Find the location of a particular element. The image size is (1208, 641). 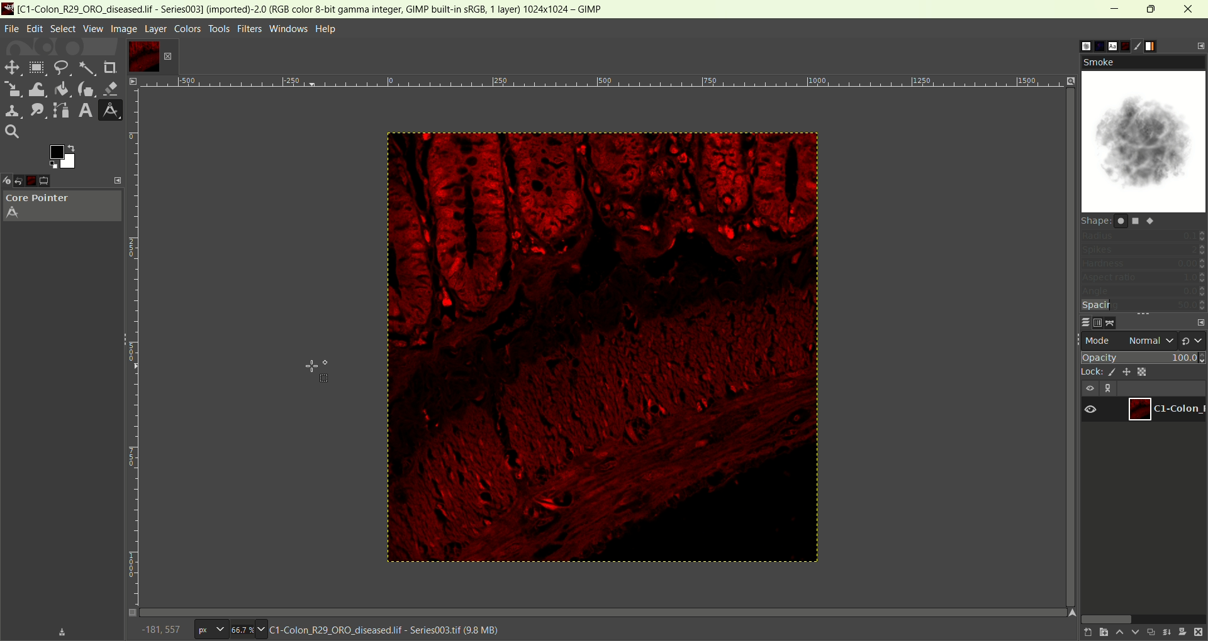

measure tool is located at coordinates (110, 110).